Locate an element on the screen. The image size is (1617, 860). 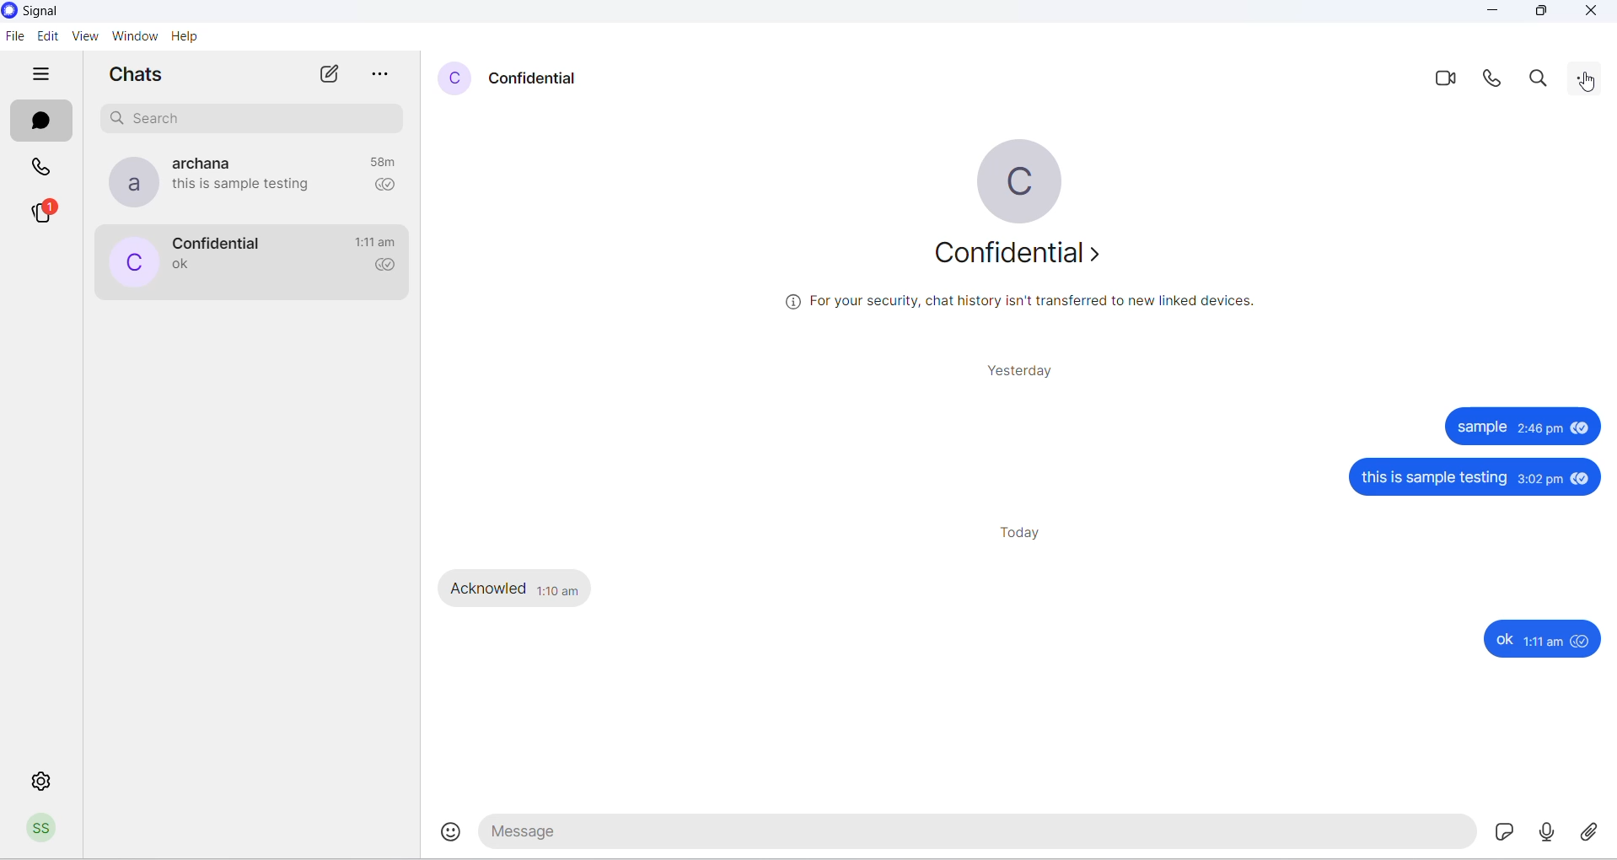
voice call is located at coordinates (1494, 78).